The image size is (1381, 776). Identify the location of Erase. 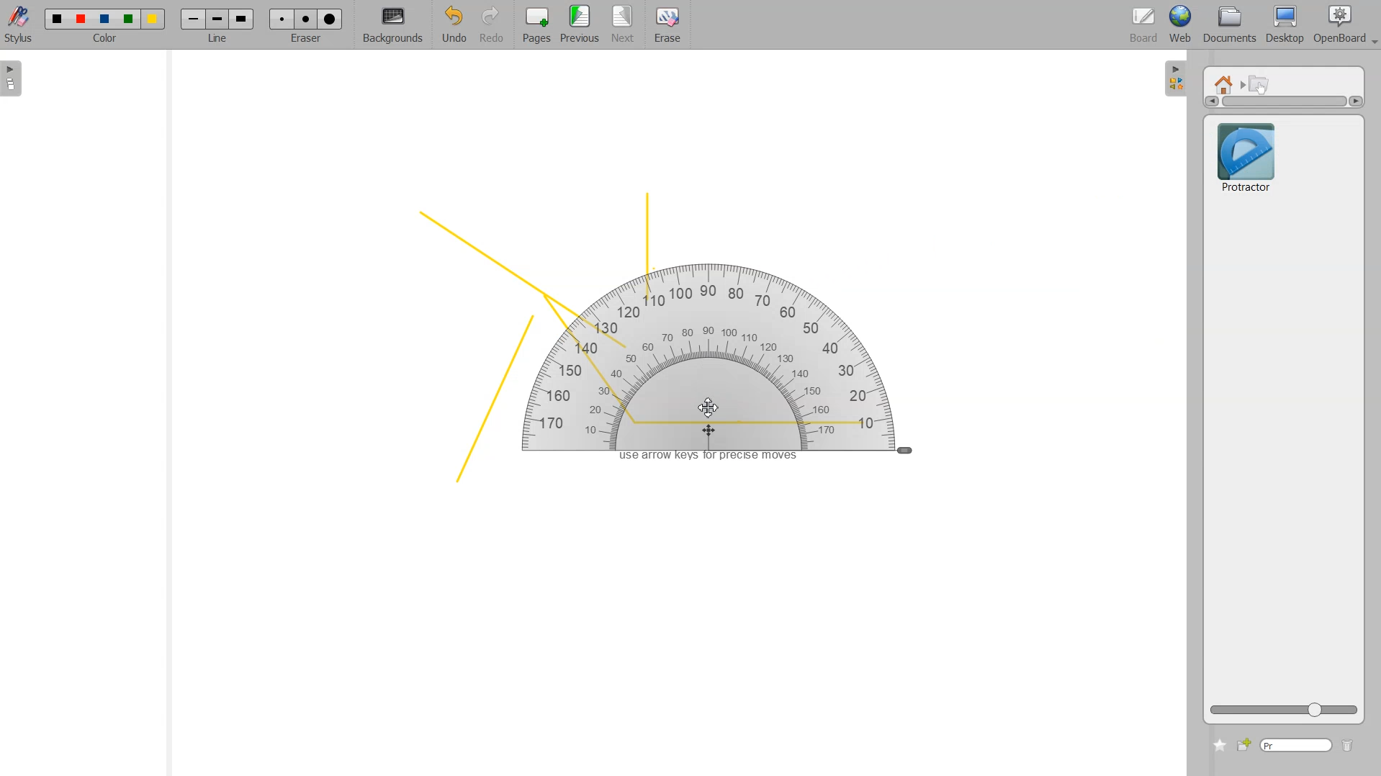
(667, 25).